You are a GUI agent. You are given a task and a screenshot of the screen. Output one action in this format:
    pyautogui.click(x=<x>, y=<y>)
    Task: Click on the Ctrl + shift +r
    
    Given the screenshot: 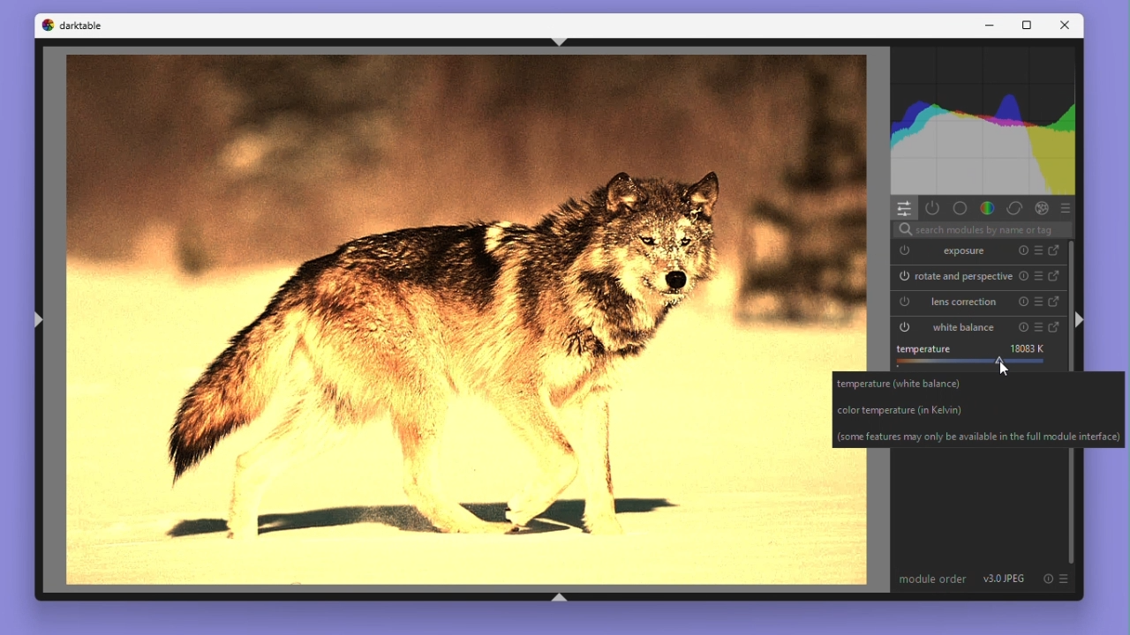 What is the action you would take?
    pyautogui.click(x=1079, y=318)
    